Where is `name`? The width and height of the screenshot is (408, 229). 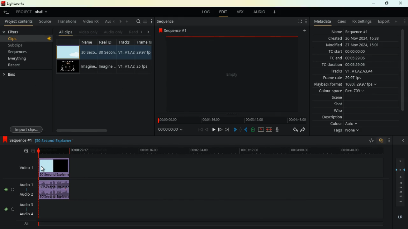
name is located at coordinates (349, 32).